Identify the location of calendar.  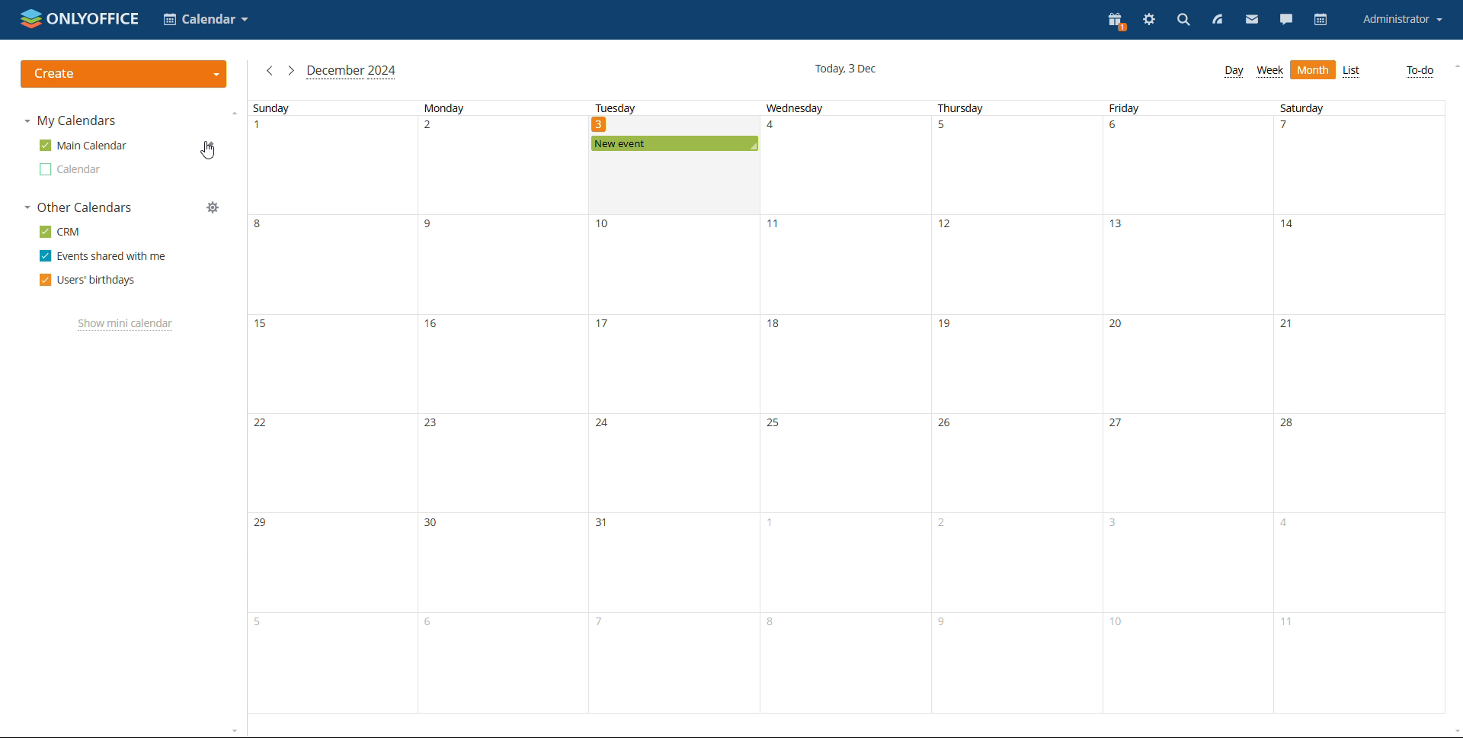
(1320, 20).